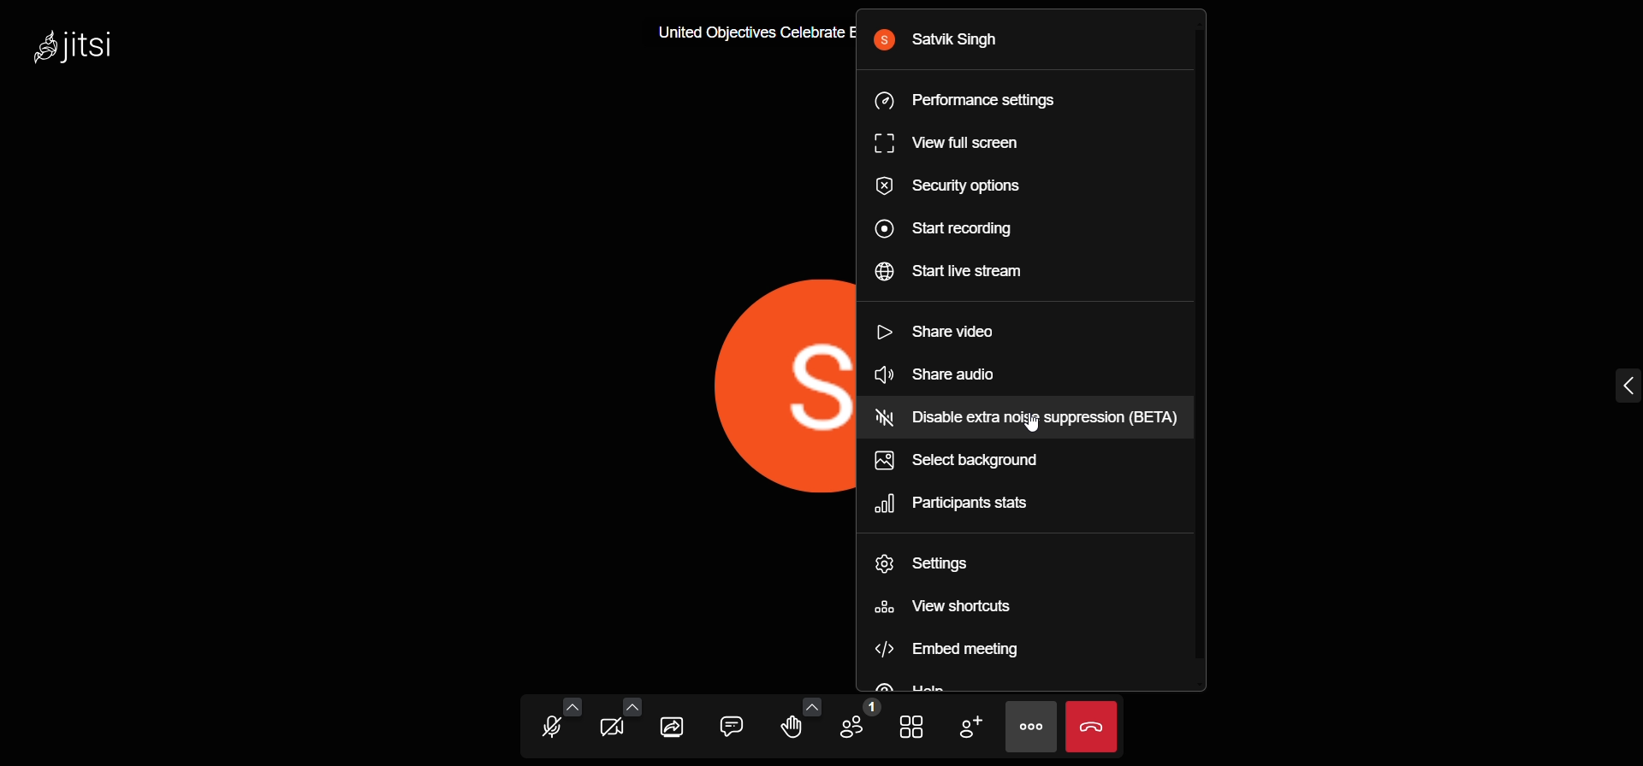  I want to click on more emoji, so click(811, 705).